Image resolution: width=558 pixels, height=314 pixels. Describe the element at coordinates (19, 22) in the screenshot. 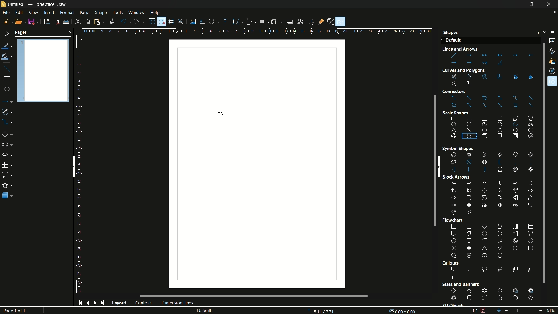

I see `open file` at that location.